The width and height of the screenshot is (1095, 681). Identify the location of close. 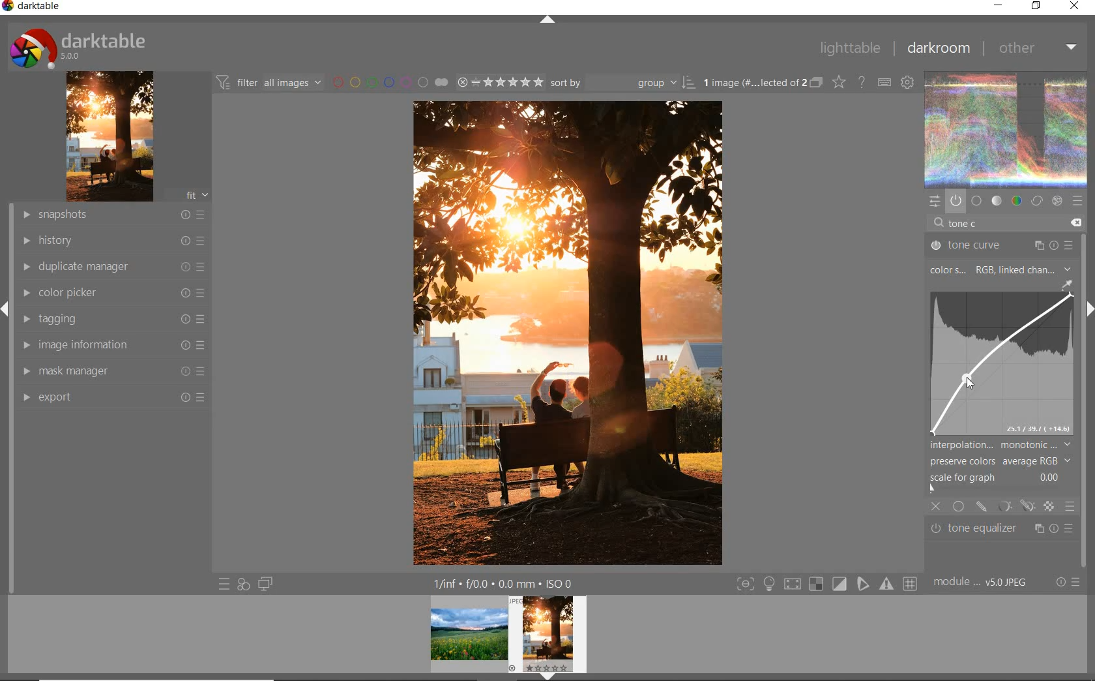
(937, 508).